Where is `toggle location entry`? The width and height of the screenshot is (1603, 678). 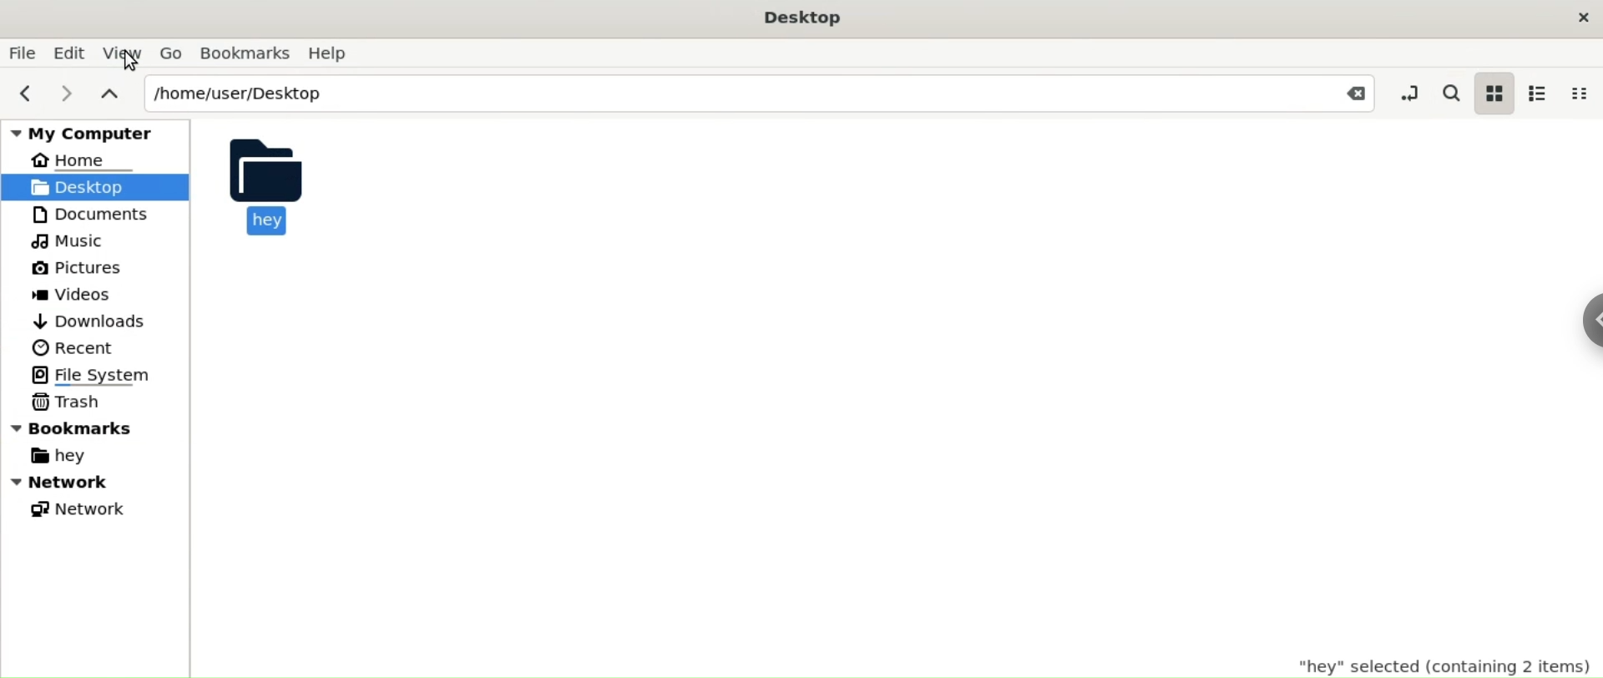
toggle location entry is located at coordinates (1405, 90).